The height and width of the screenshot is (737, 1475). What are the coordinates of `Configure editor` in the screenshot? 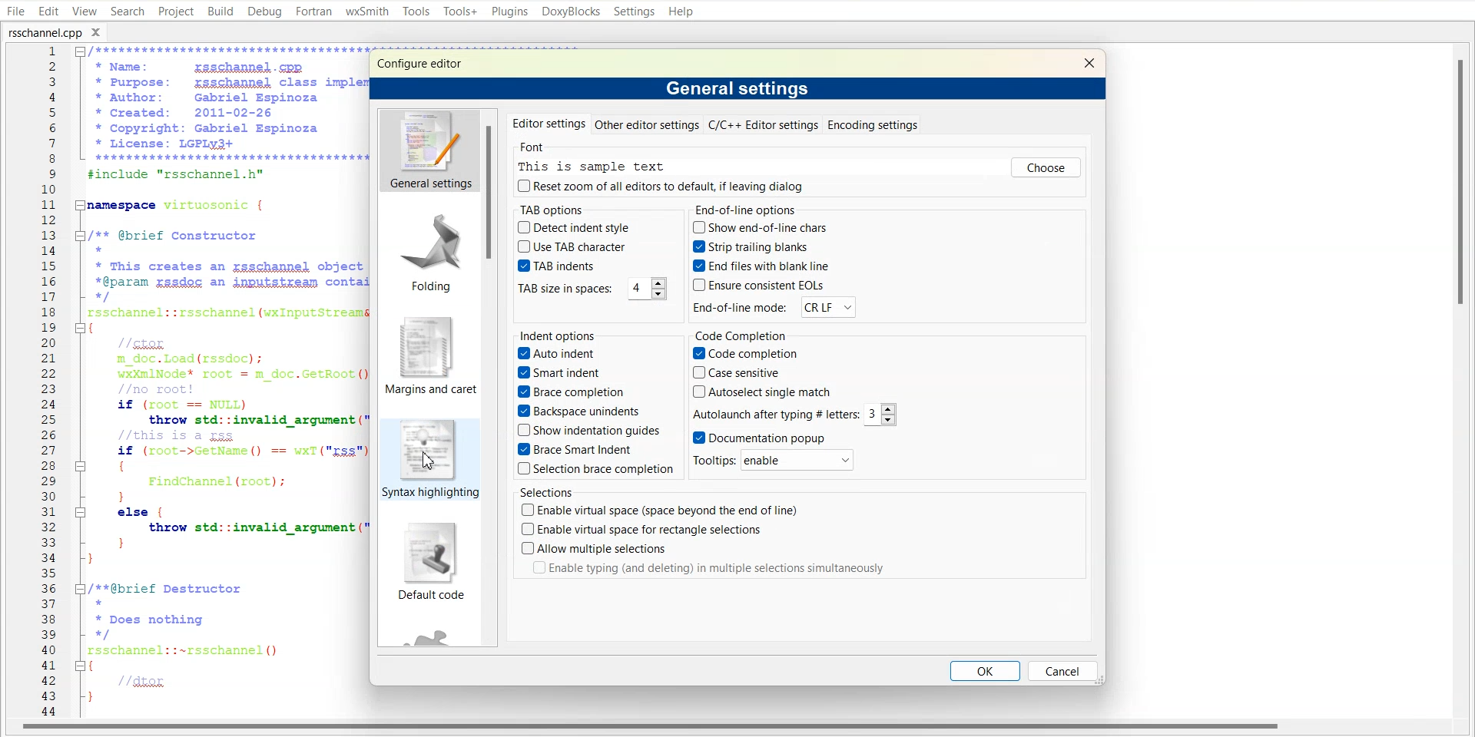 It's located at (426, 62).